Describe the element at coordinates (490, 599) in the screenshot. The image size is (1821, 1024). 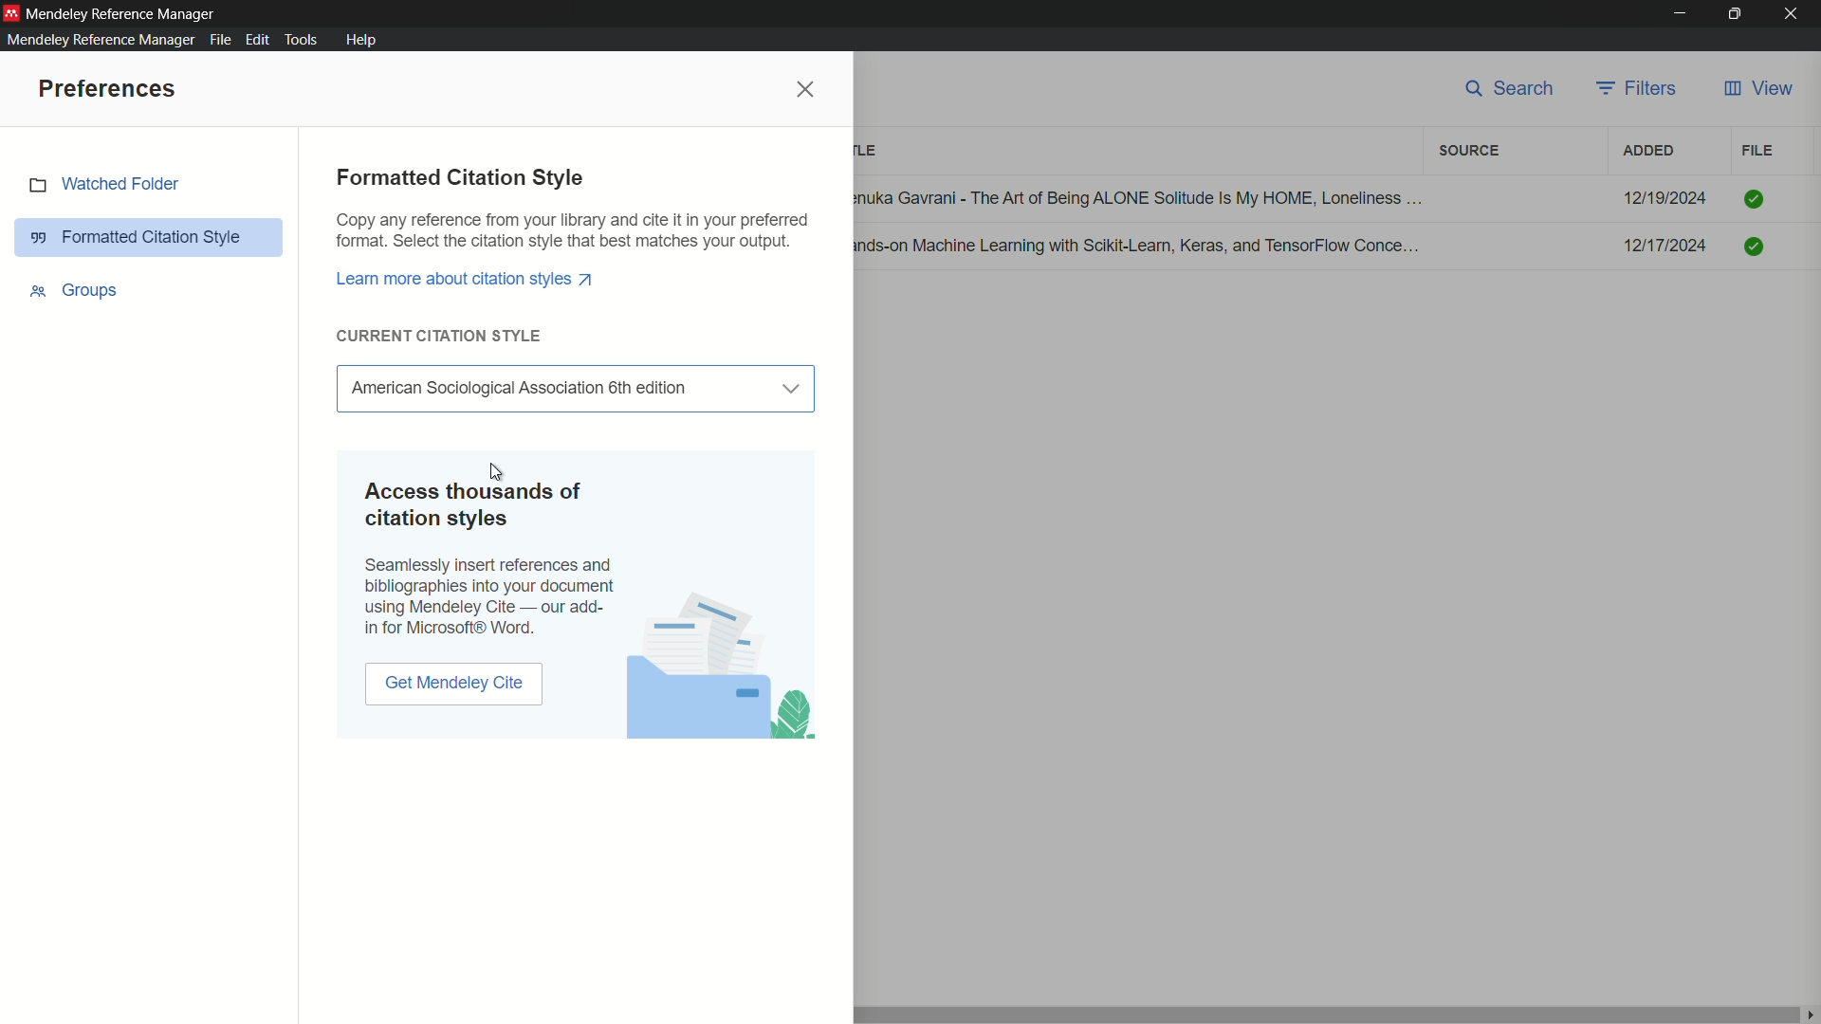
I see `Seamlessly insert references and biographies into your document using Mendeley Cite -our add-in in Microsoft Word` at that location.